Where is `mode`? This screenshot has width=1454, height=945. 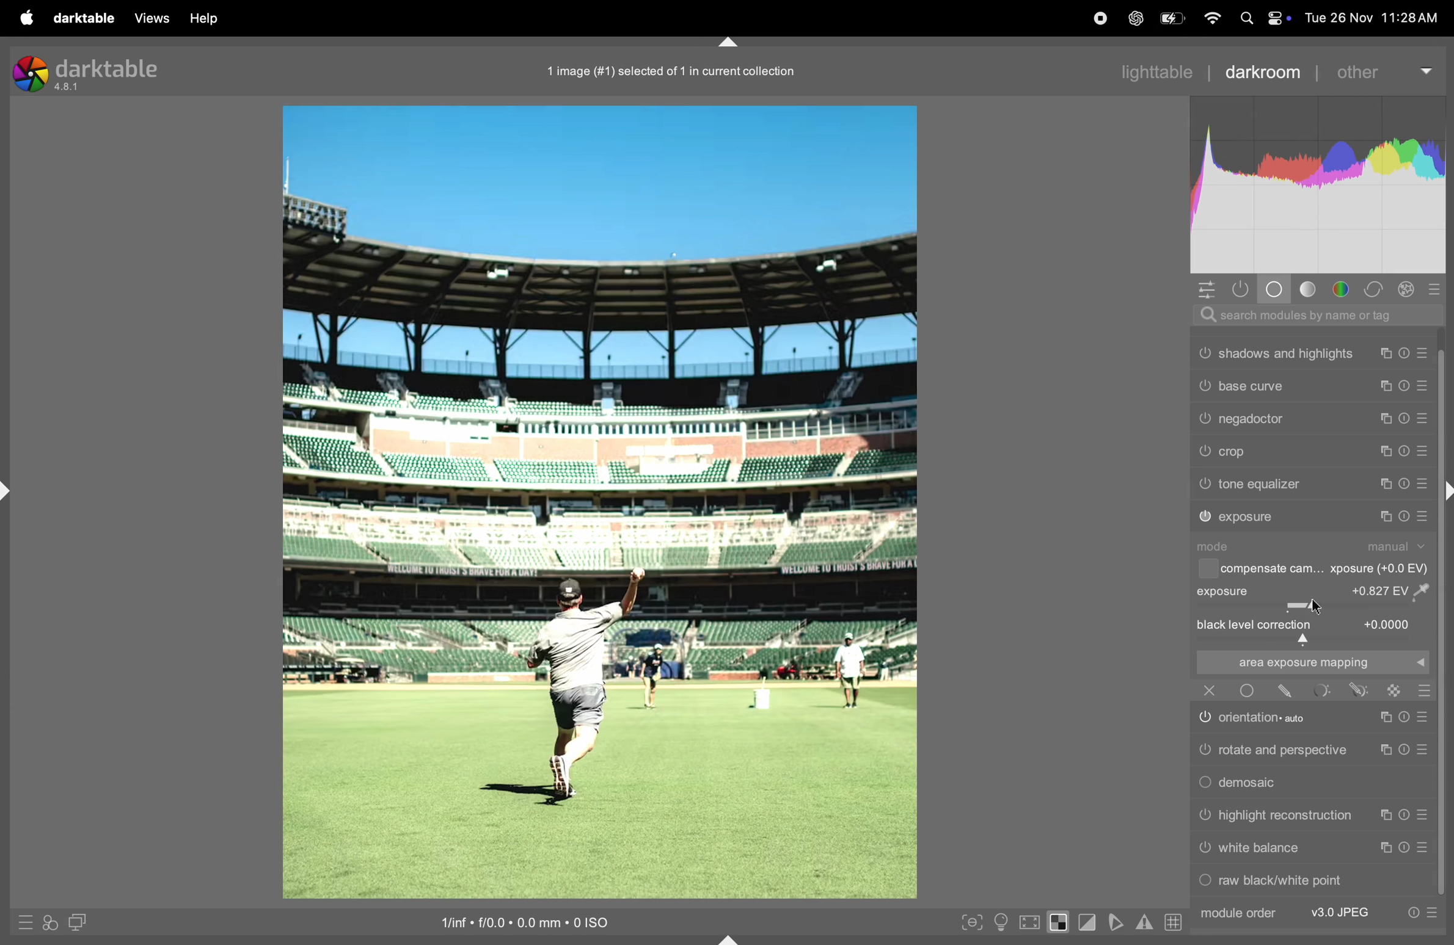
mode is located at coordinates (1218, 546).